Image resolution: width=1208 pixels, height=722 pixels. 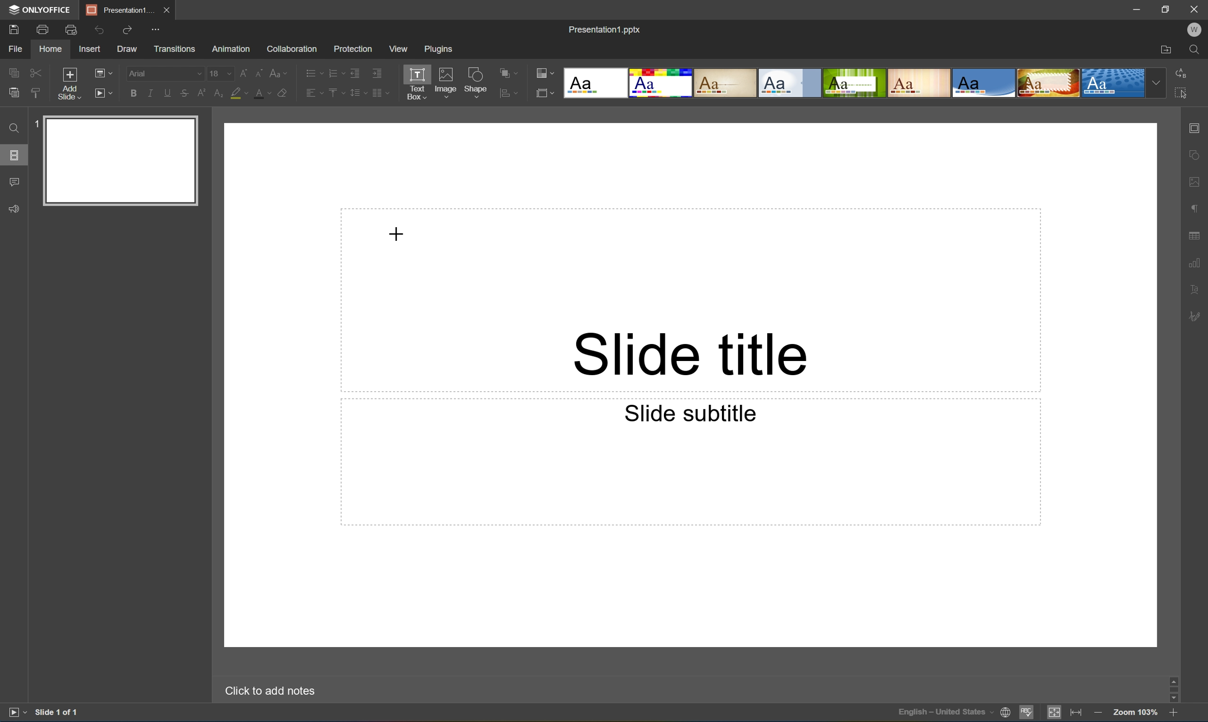 What do you see at coordinates (221, 73) in the screenshot?
I see `18` at bounding box center [221, 73].